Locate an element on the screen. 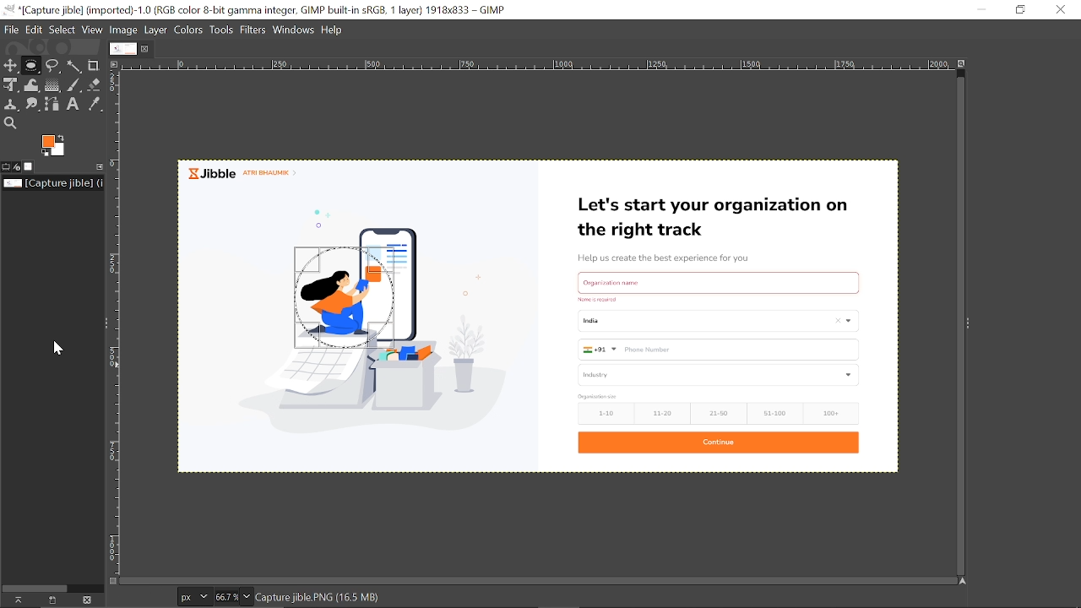  Windows is located at coordinates (295, 30).